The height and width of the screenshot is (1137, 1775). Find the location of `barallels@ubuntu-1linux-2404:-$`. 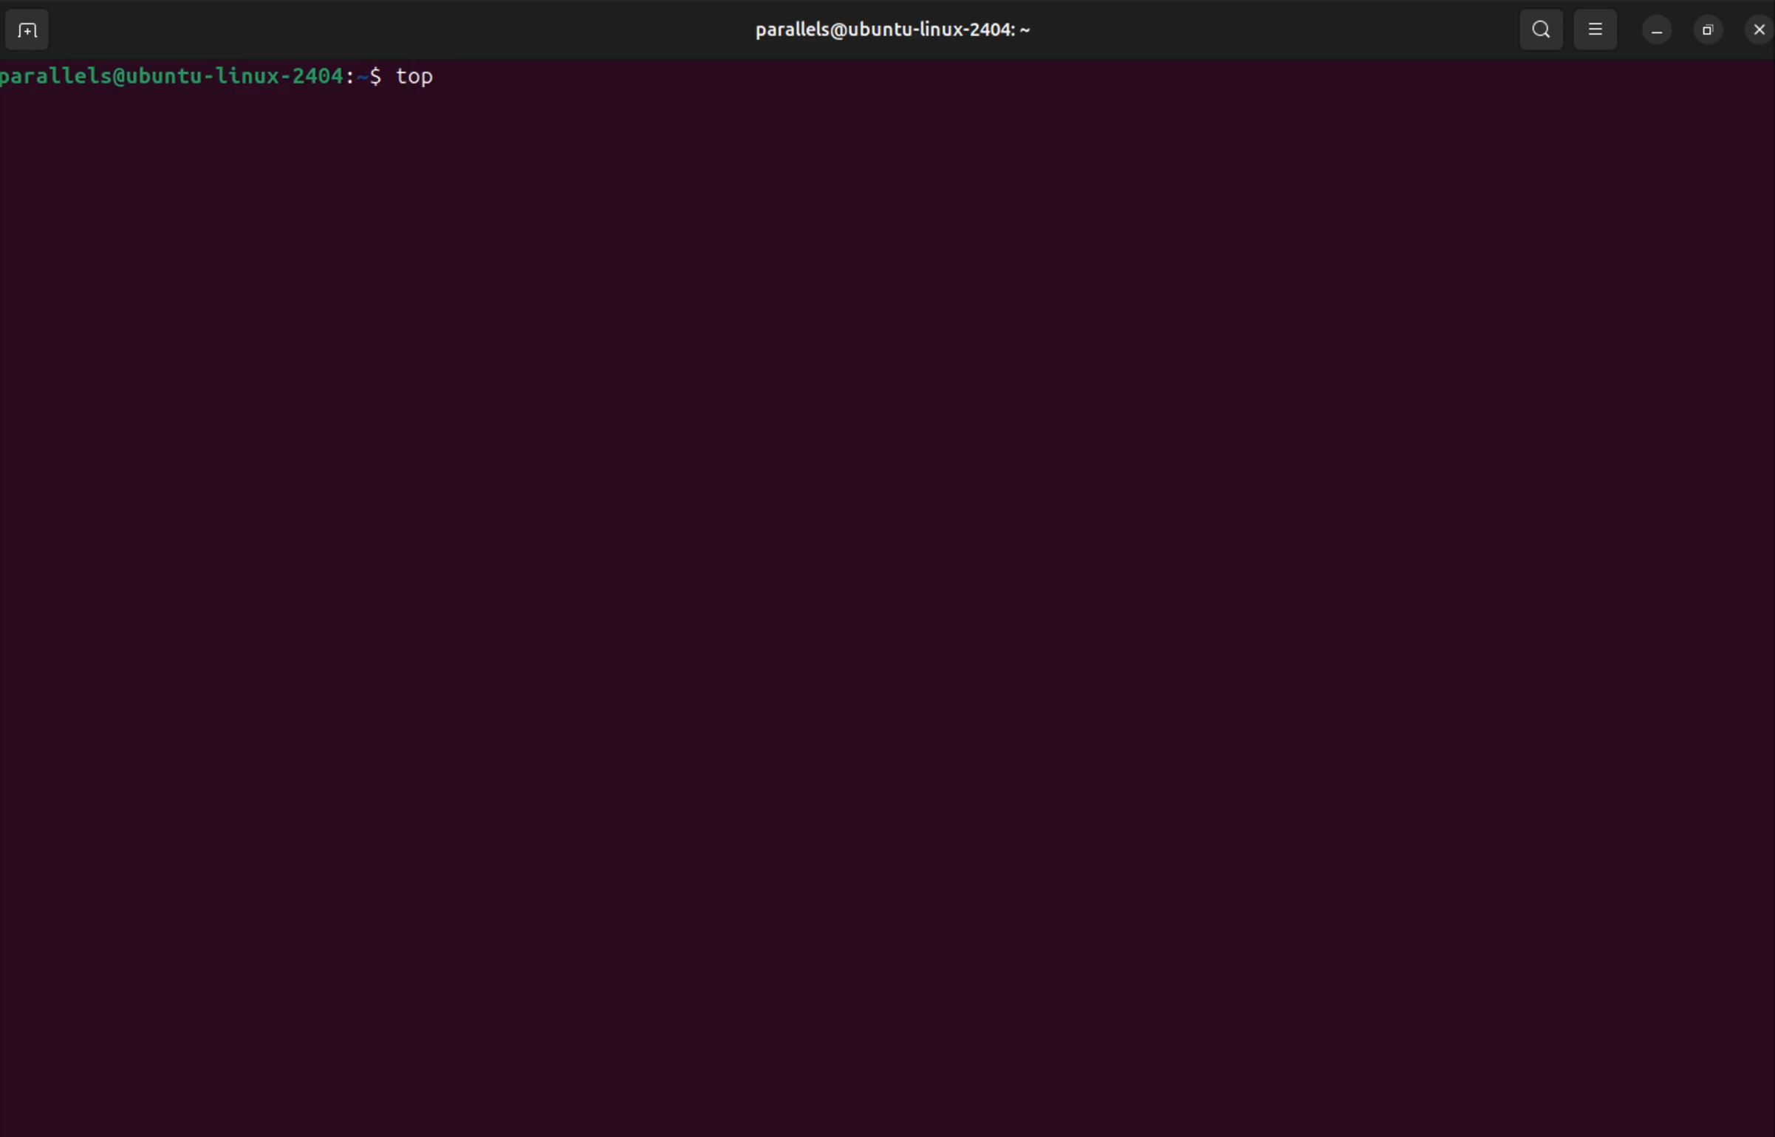

barallels@ubuntu-1linux-2404:-$ is located at coordinates (192, 74).